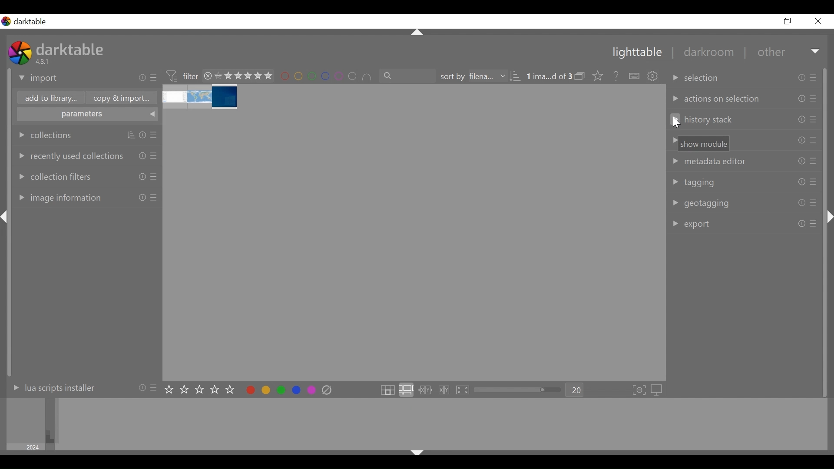 This screenshot has width=834, height=469. Describe the element at coordinates (815, 99) in the screenshot. I see `presets` at that location.